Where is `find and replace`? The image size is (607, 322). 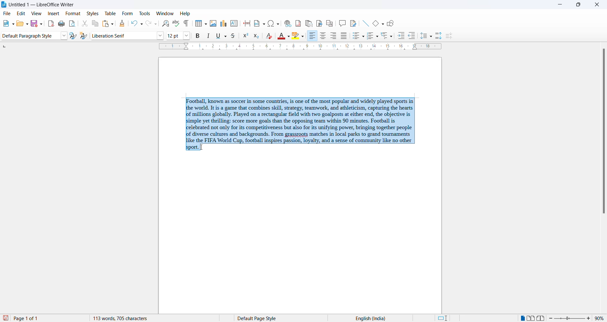 find and replace is located at coordinates (166, 23).